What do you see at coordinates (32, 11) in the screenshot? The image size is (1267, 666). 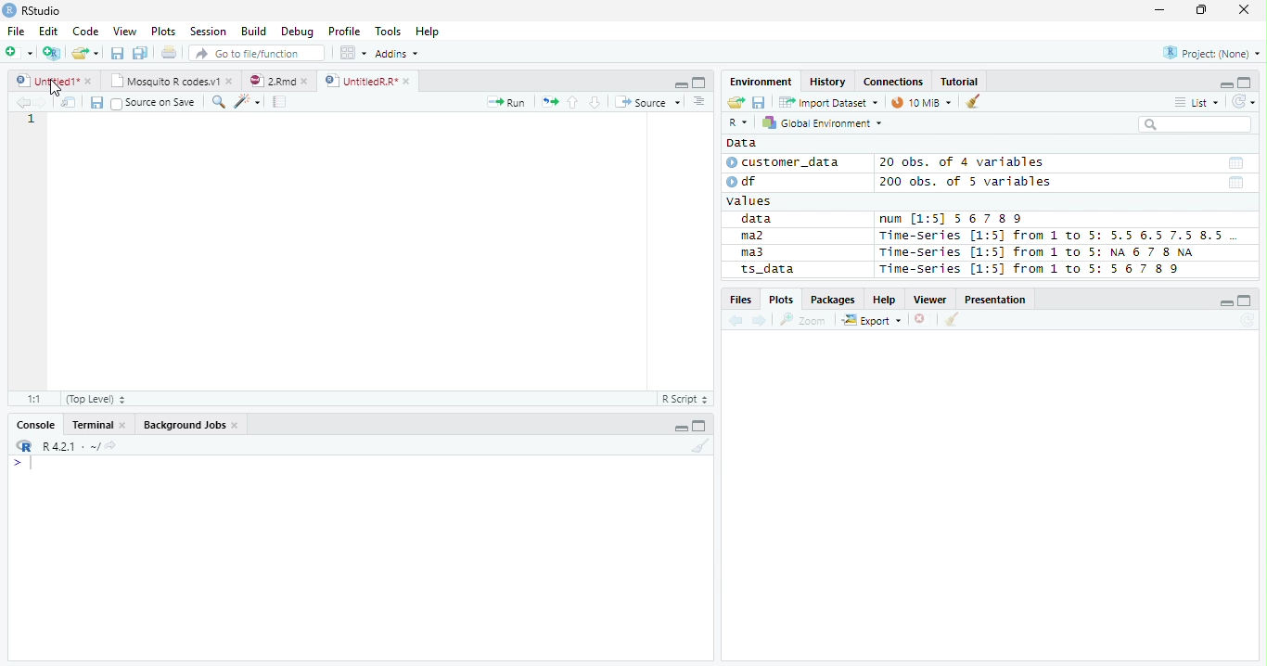 I see `RStudio` at bounding box center [32, 11].